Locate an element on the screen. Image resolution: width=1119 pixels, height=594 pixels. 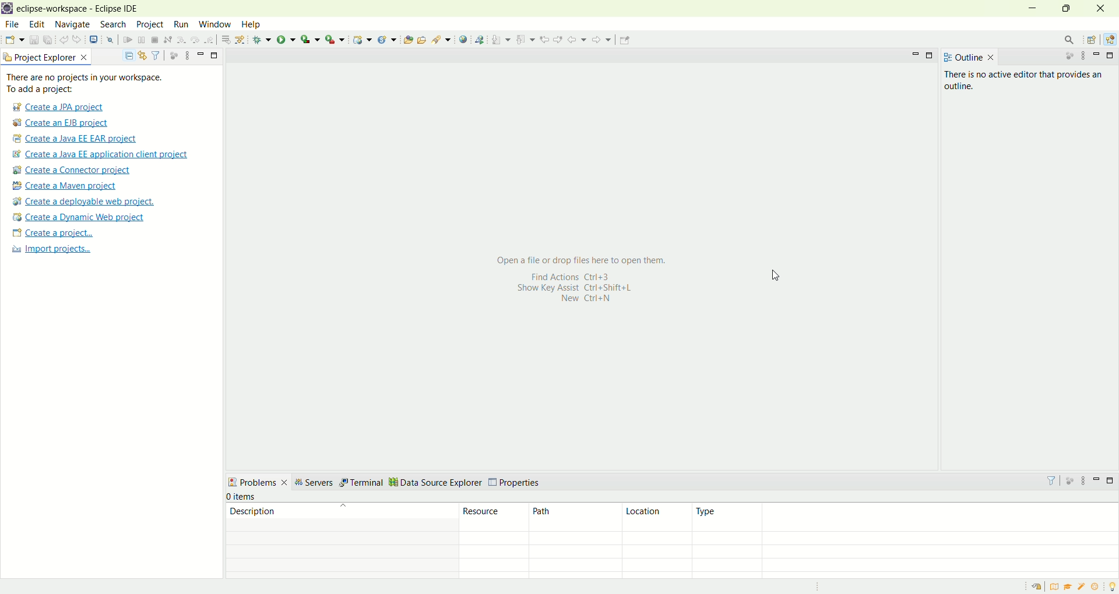
servers is located at coordinates (316, 482).